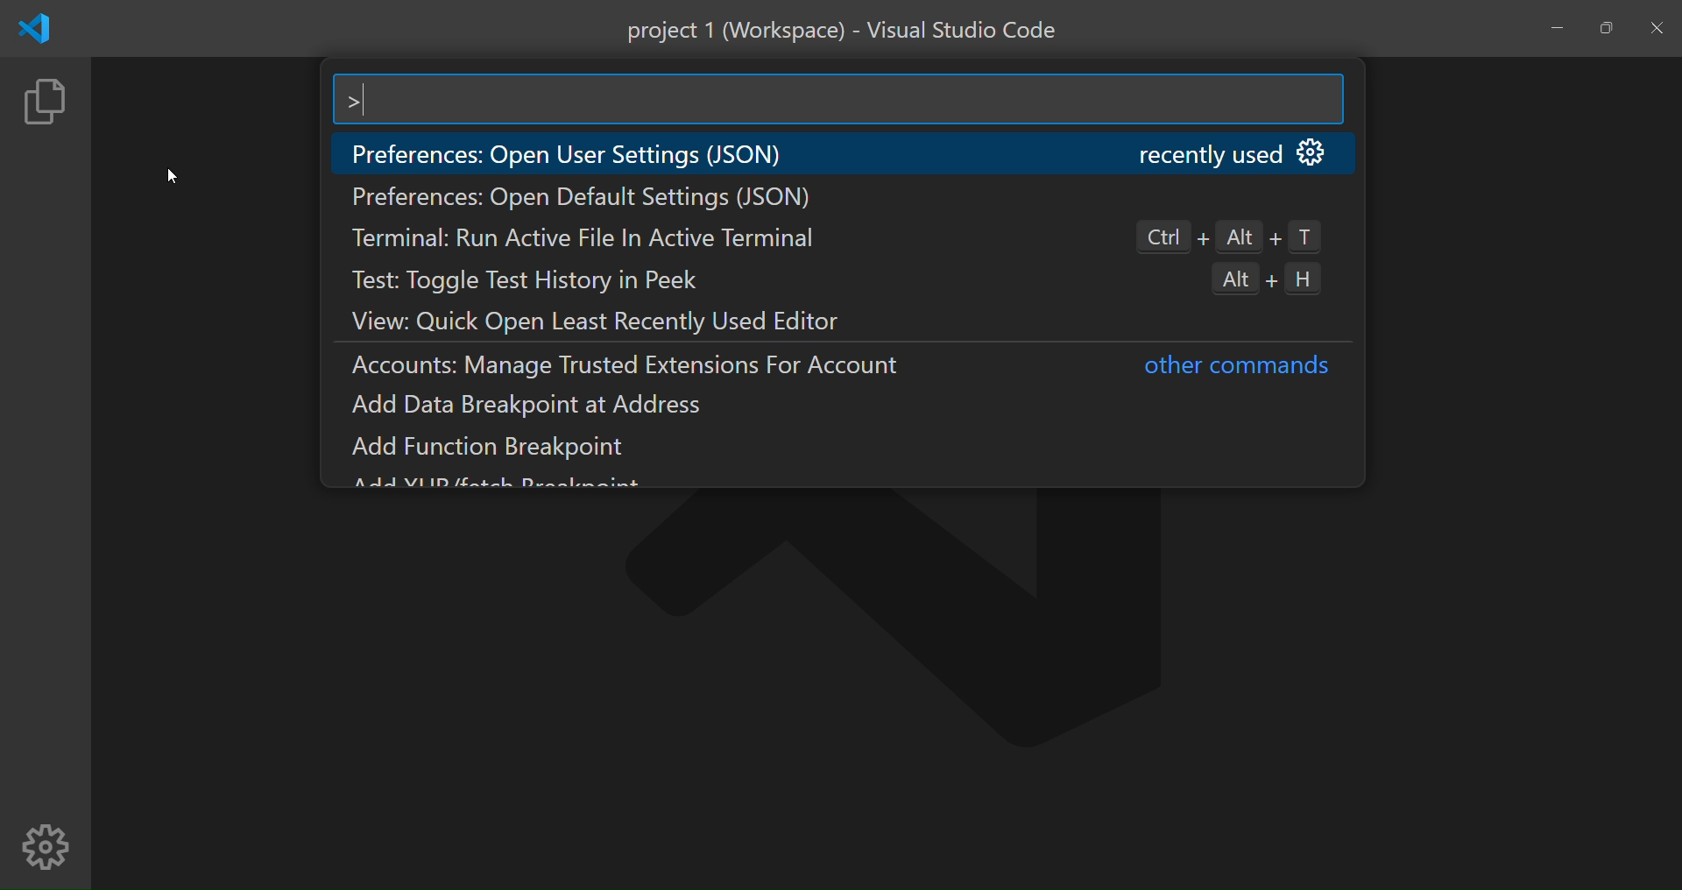 Image resolution: width=1682 pixels, height=890 pixels. I want to click on test toggle test, so click(547, 281).